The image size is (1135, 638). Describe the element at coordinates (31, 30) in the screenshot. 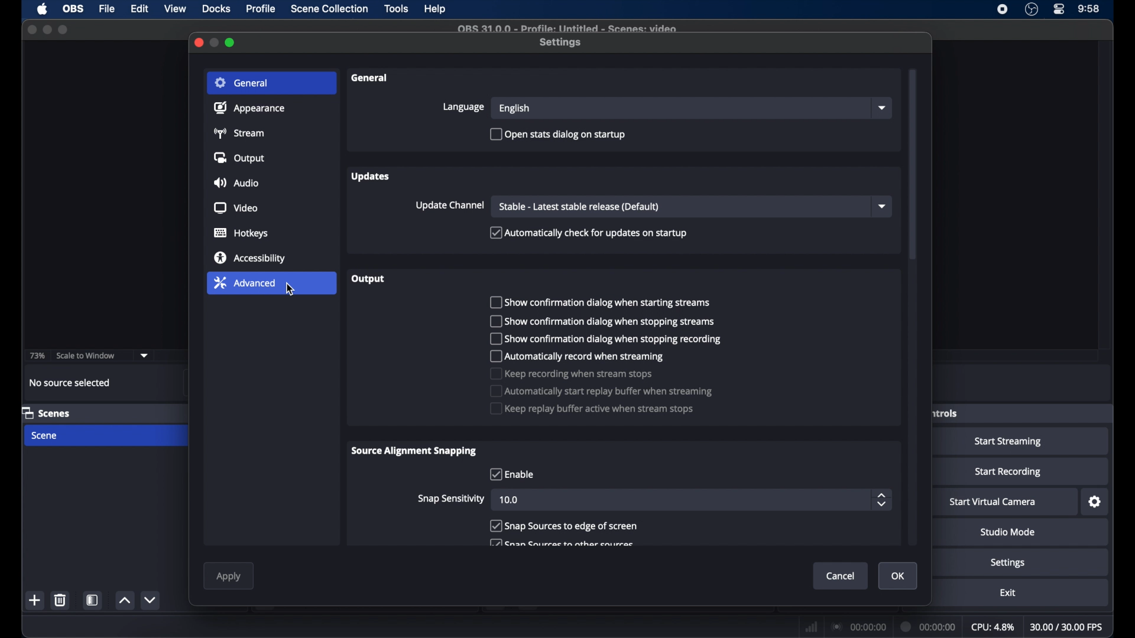

I see `close` at that location.